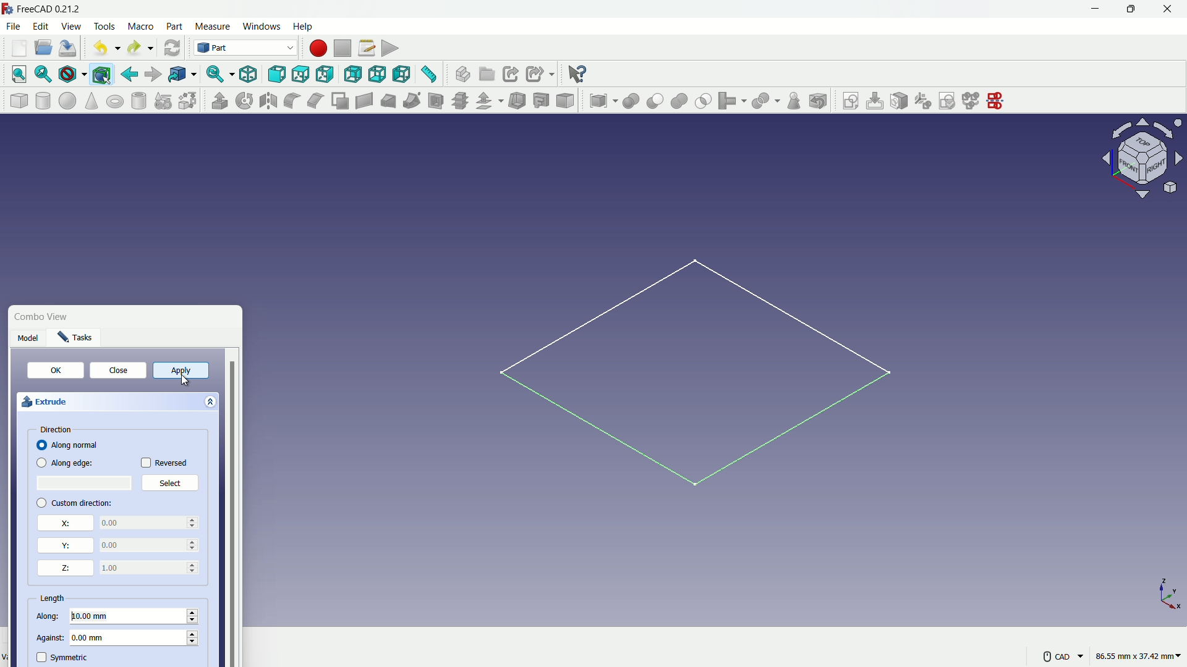  I want to click on make face from wires, so click(341, 101).